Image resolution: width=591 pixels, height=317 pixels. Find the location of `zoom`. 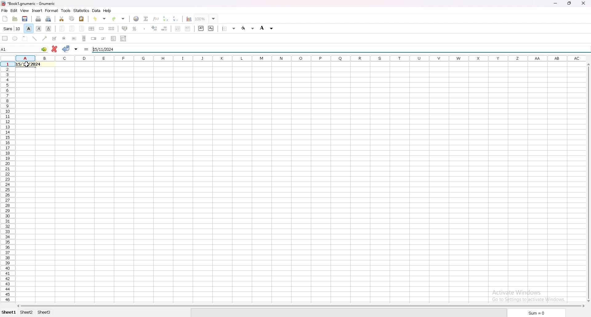

zoom is located at coordinates (206, 18).